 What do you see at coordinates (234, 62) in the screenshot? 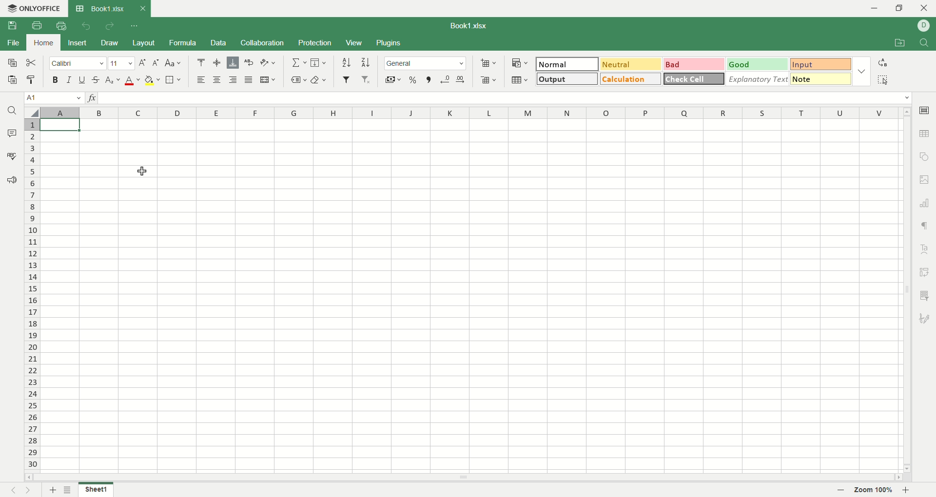
I see `align bottom` at bounding box center [234, 62].